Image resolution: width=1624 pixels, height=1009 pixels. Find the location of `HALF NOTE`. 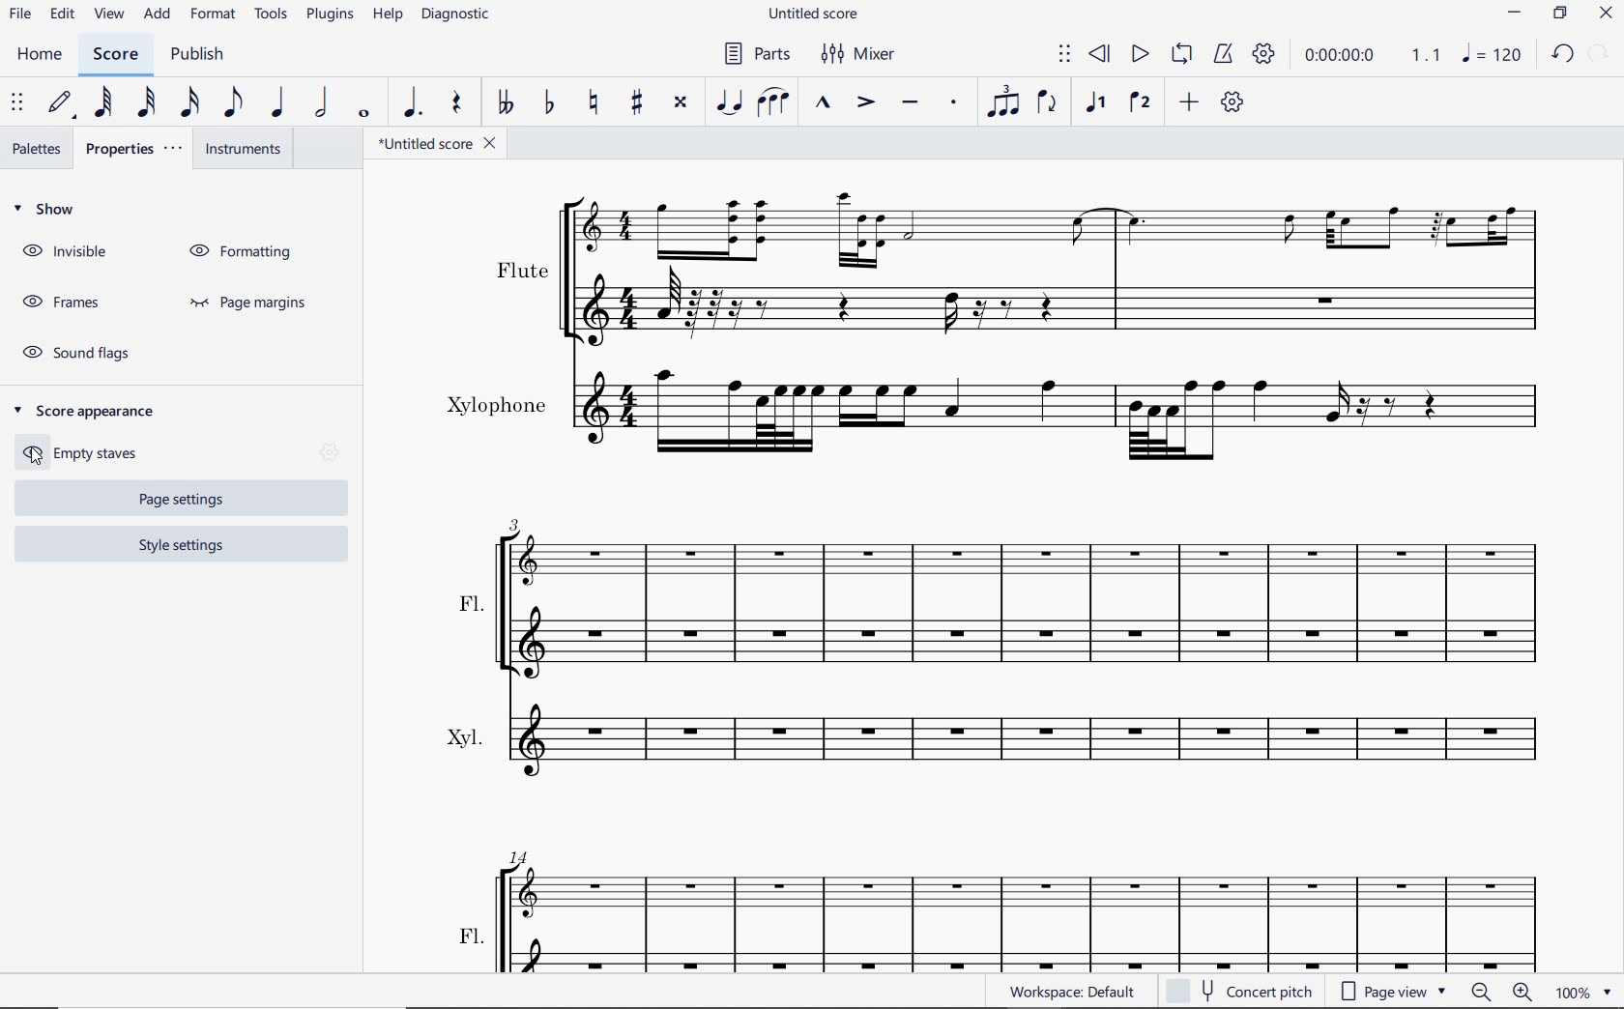

HALF NOTE is located at coordinates (324, 103).